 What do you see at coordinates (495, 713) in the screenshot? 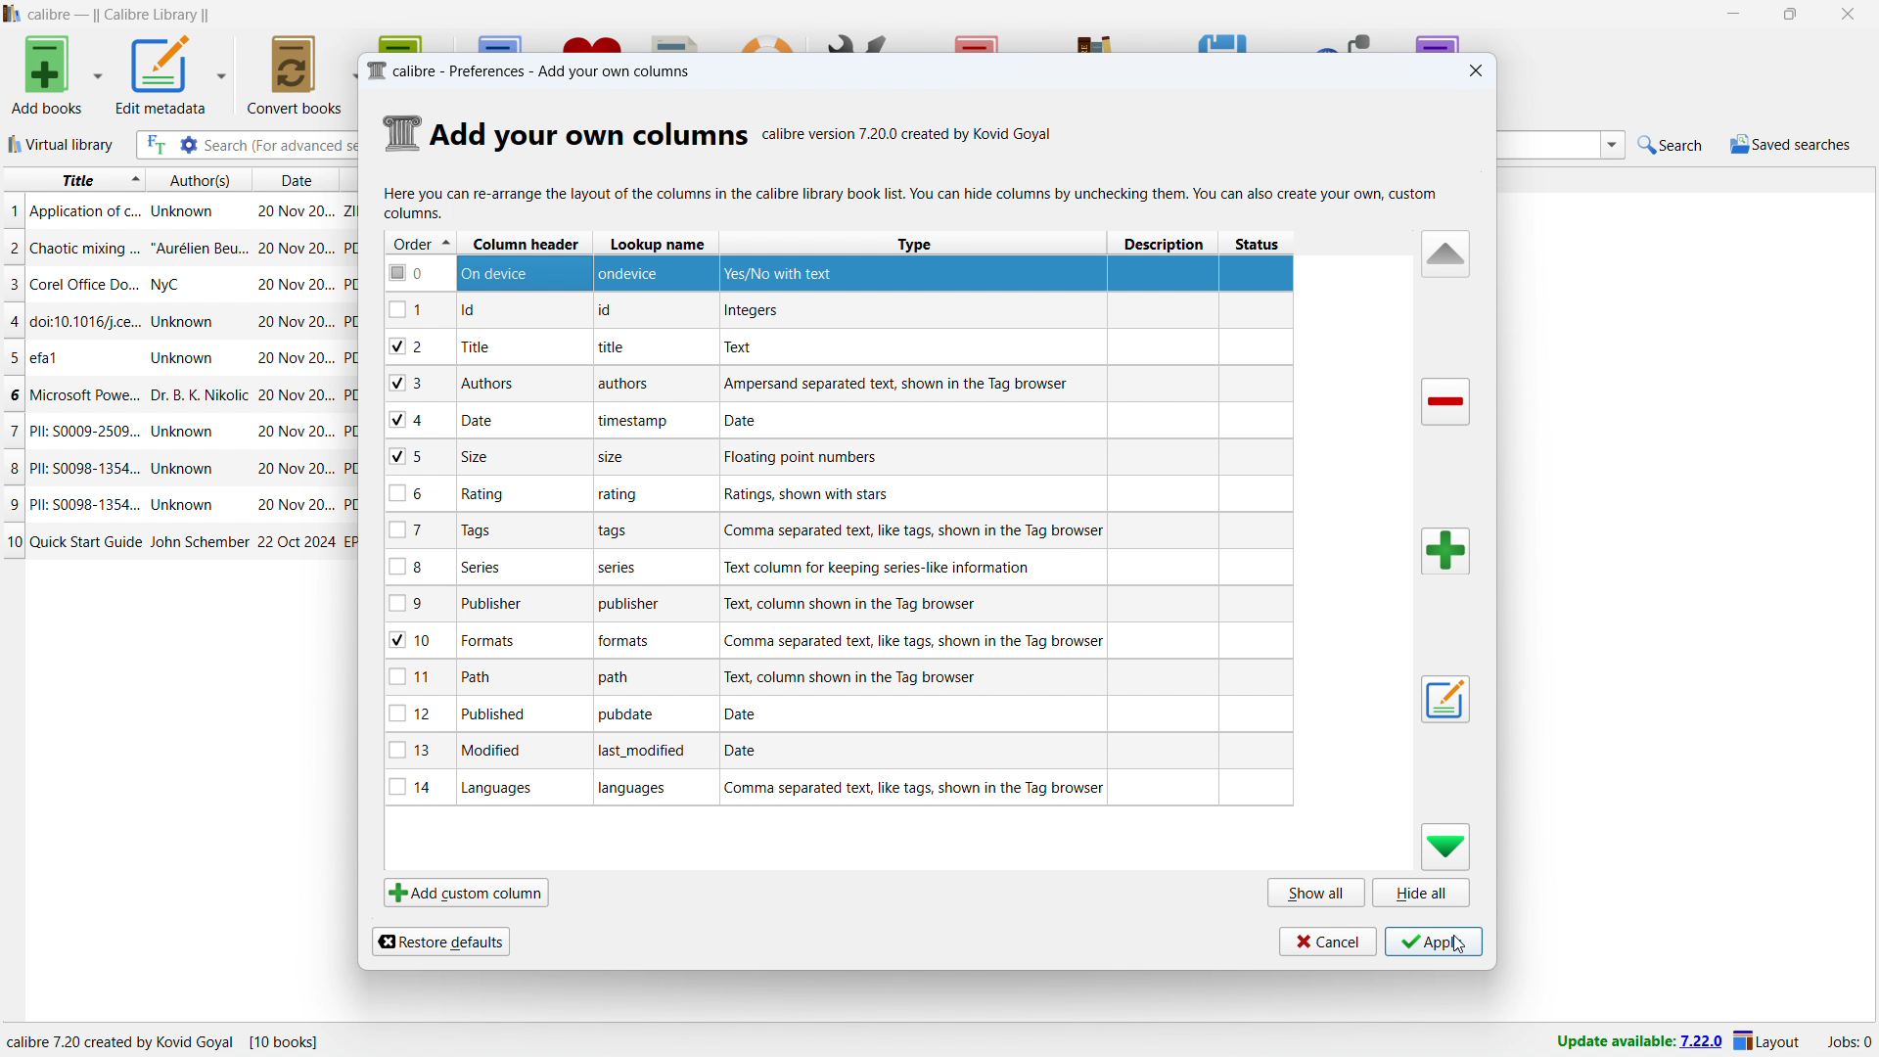
I see `published` at bounding box center [495, 713].